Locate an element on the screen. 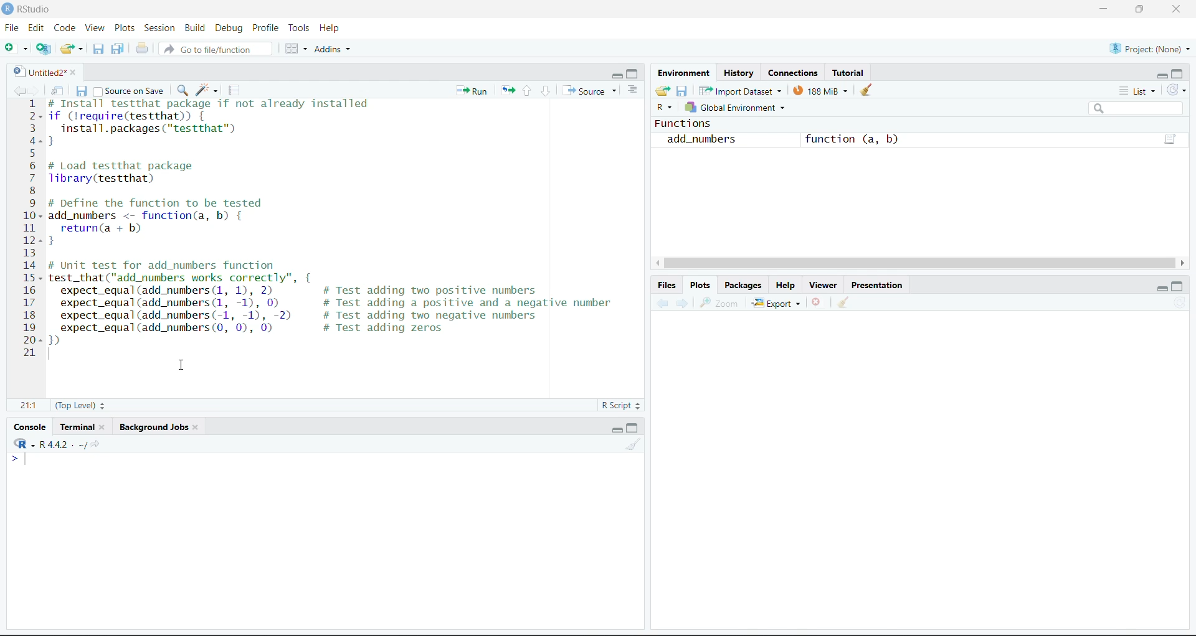  Files is located at coordinates (667, 285).